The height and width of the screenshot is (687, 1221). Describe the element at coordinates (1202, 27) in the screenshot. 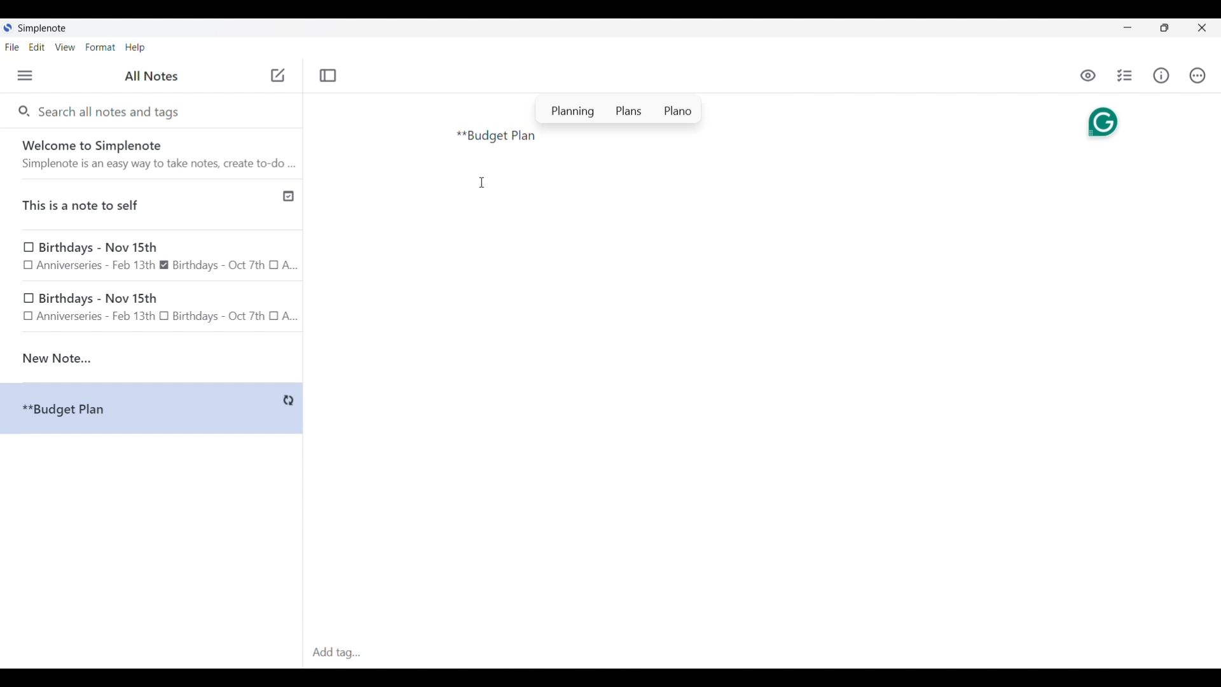

I see `Close interface` at that location.